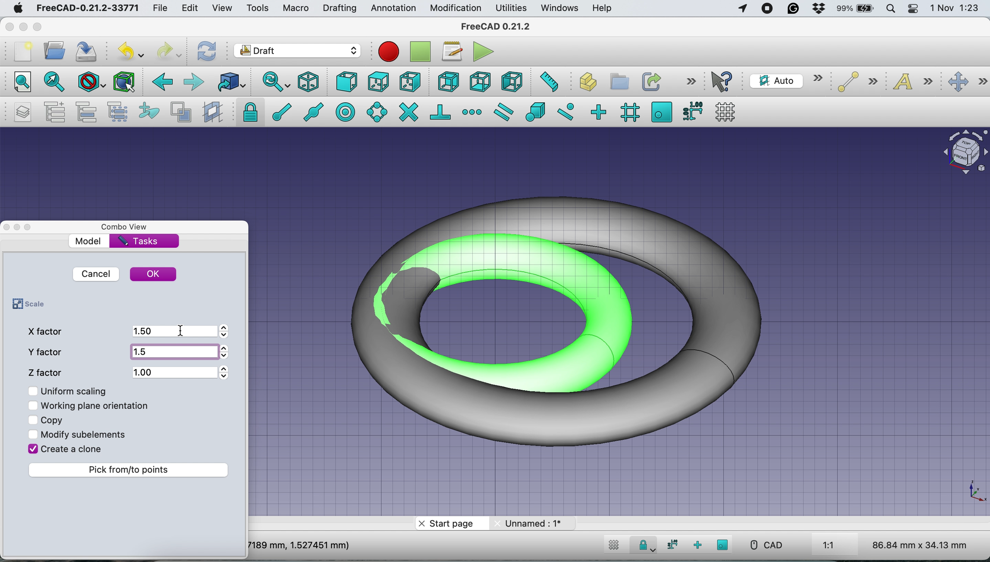  What do you see at coordinates (377, 112) in the screenshot?
I see `snap angle` at bounding box center [377, 112].